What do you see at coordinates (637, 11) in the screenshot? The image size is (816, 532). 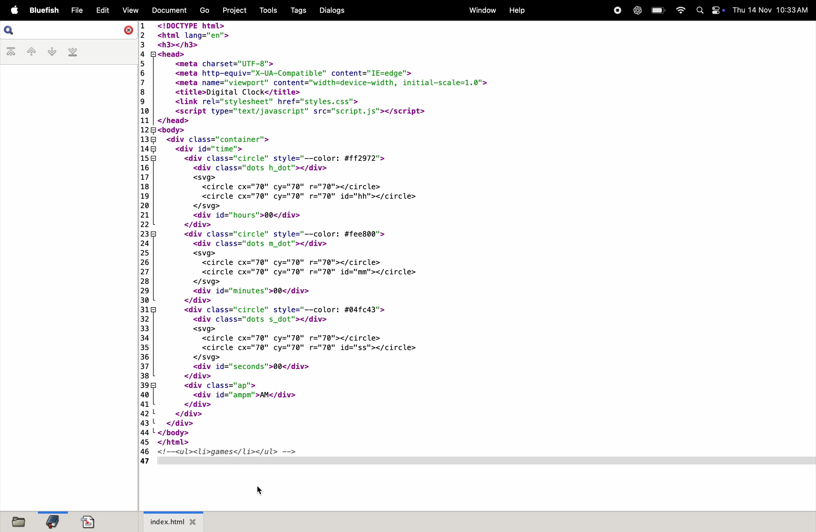 I see `chatgpt` at bounding box center [637, 11].